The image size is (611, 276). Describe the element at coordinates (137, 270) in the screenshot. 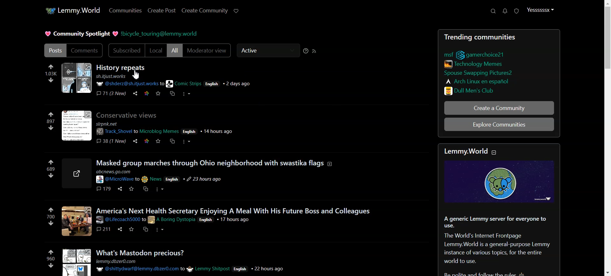

I see `@shittydwarf@lemmy.dbzer0.com` at that location.